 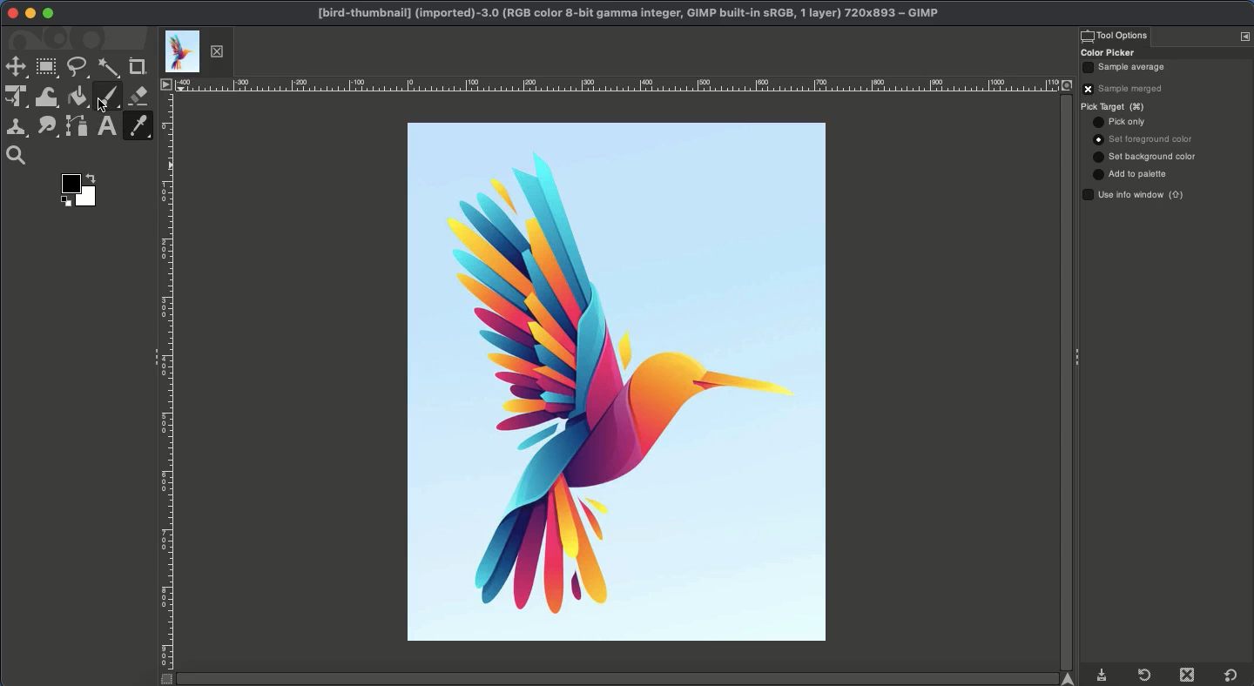 What do you see at coordinates (1131, 174) in the screenshot?
I see `Add to palette` at bounding box center [1131, 174].